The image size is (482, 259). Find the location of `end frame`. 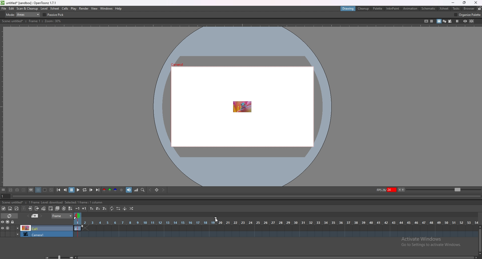

end frame is located at coordinates (217, 218).